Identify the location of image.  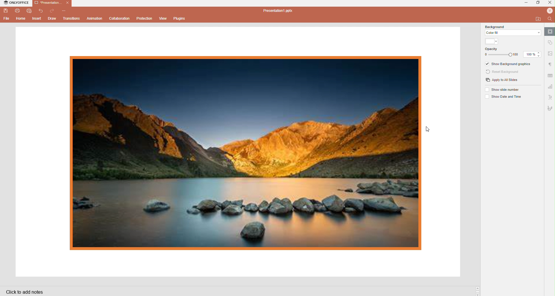
(245, 152).